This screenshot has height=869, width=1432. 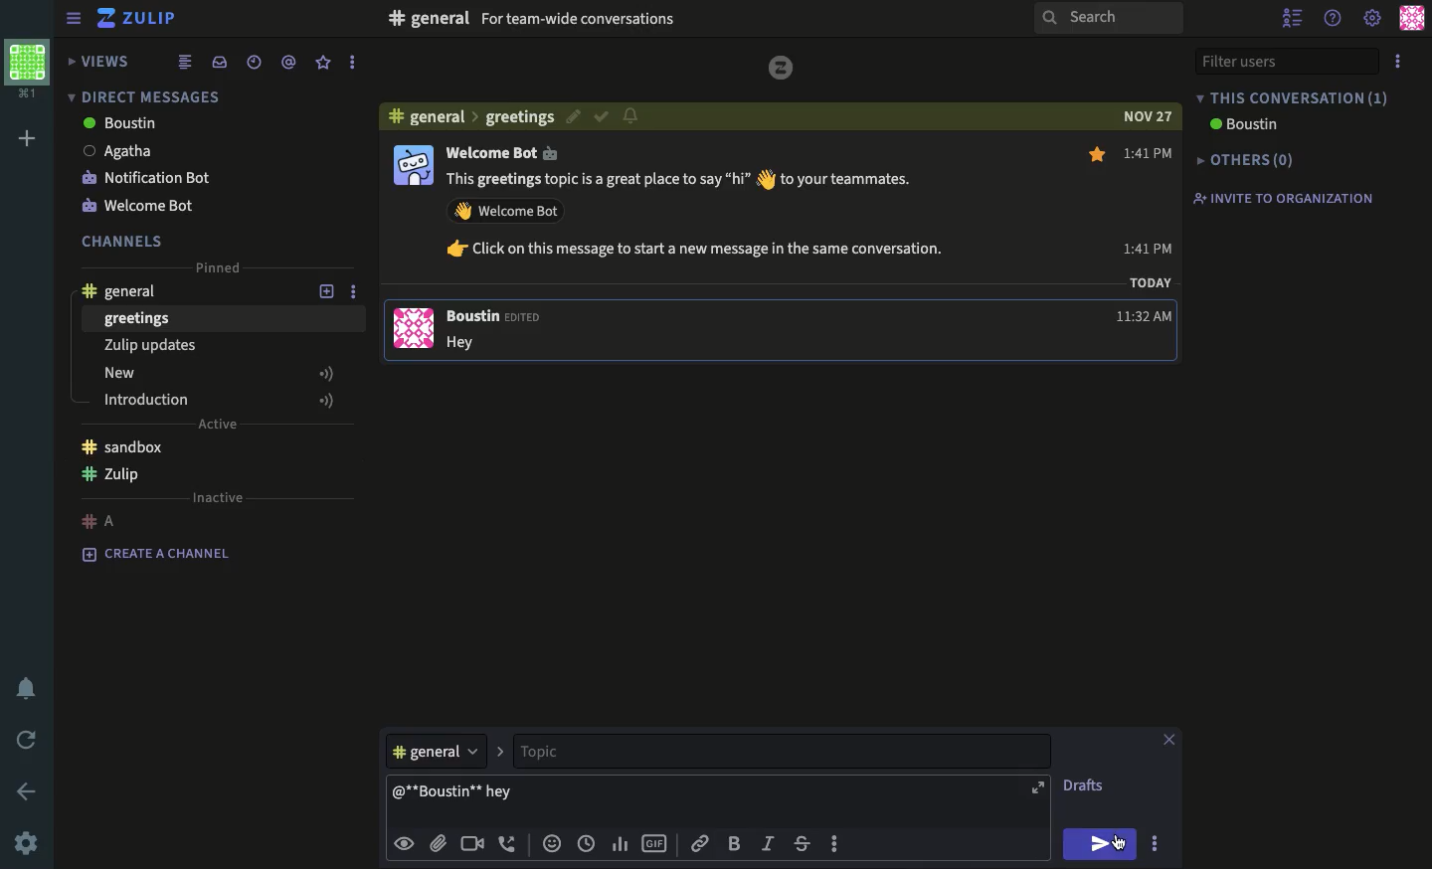 I want to click on settings, so click(x=1373, y=20).